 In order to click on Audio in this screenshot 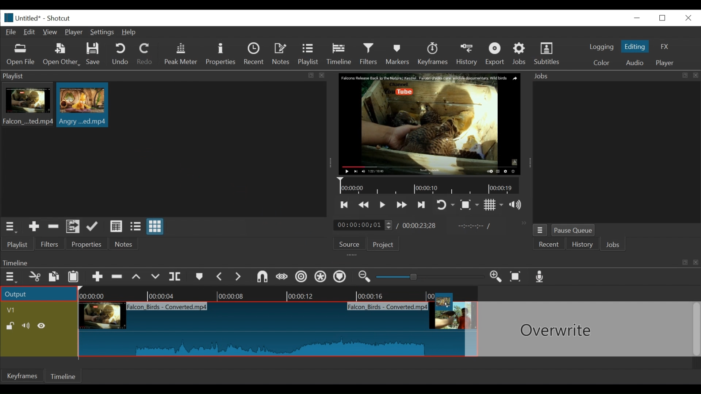, I will do `click(634, 63)`.